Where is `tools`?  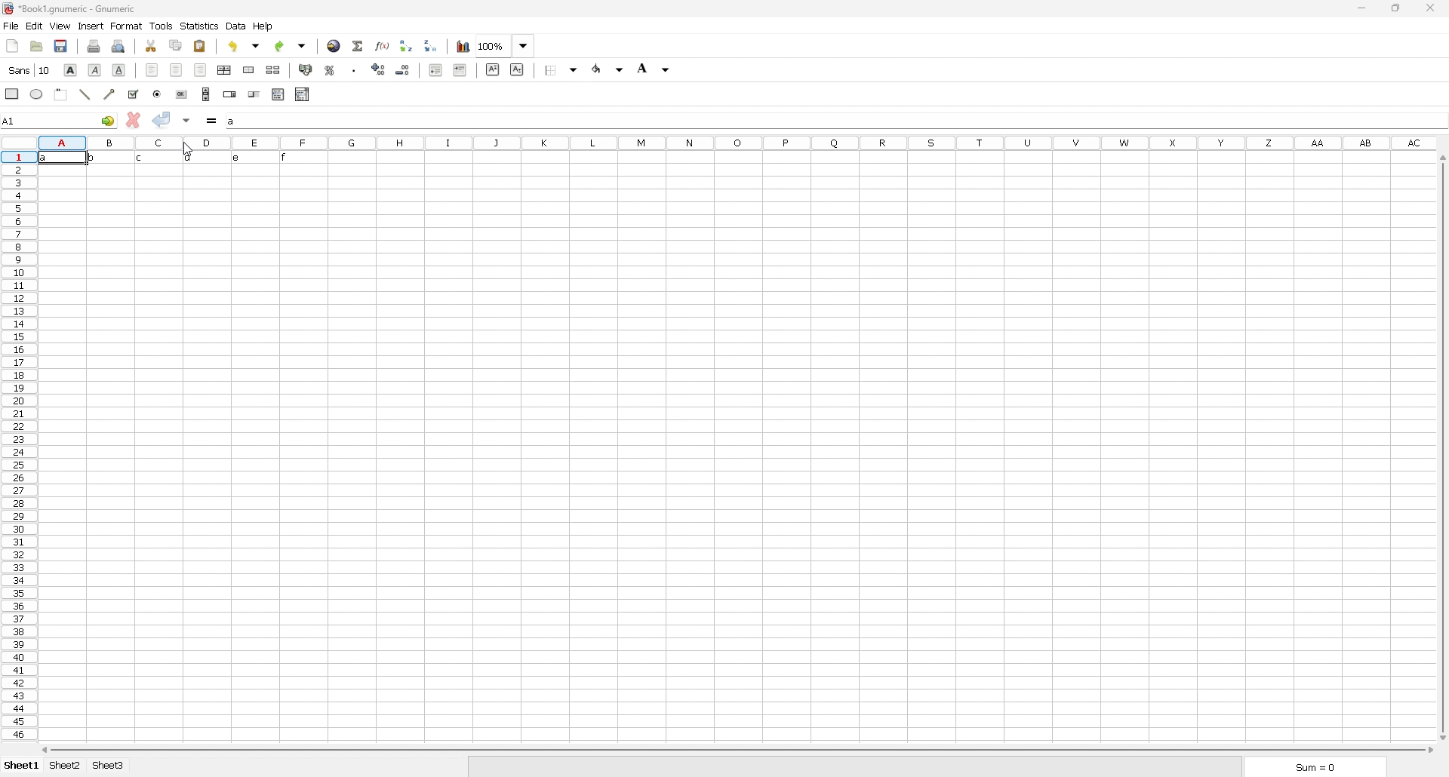 tools is located at coordinates (162, 26).